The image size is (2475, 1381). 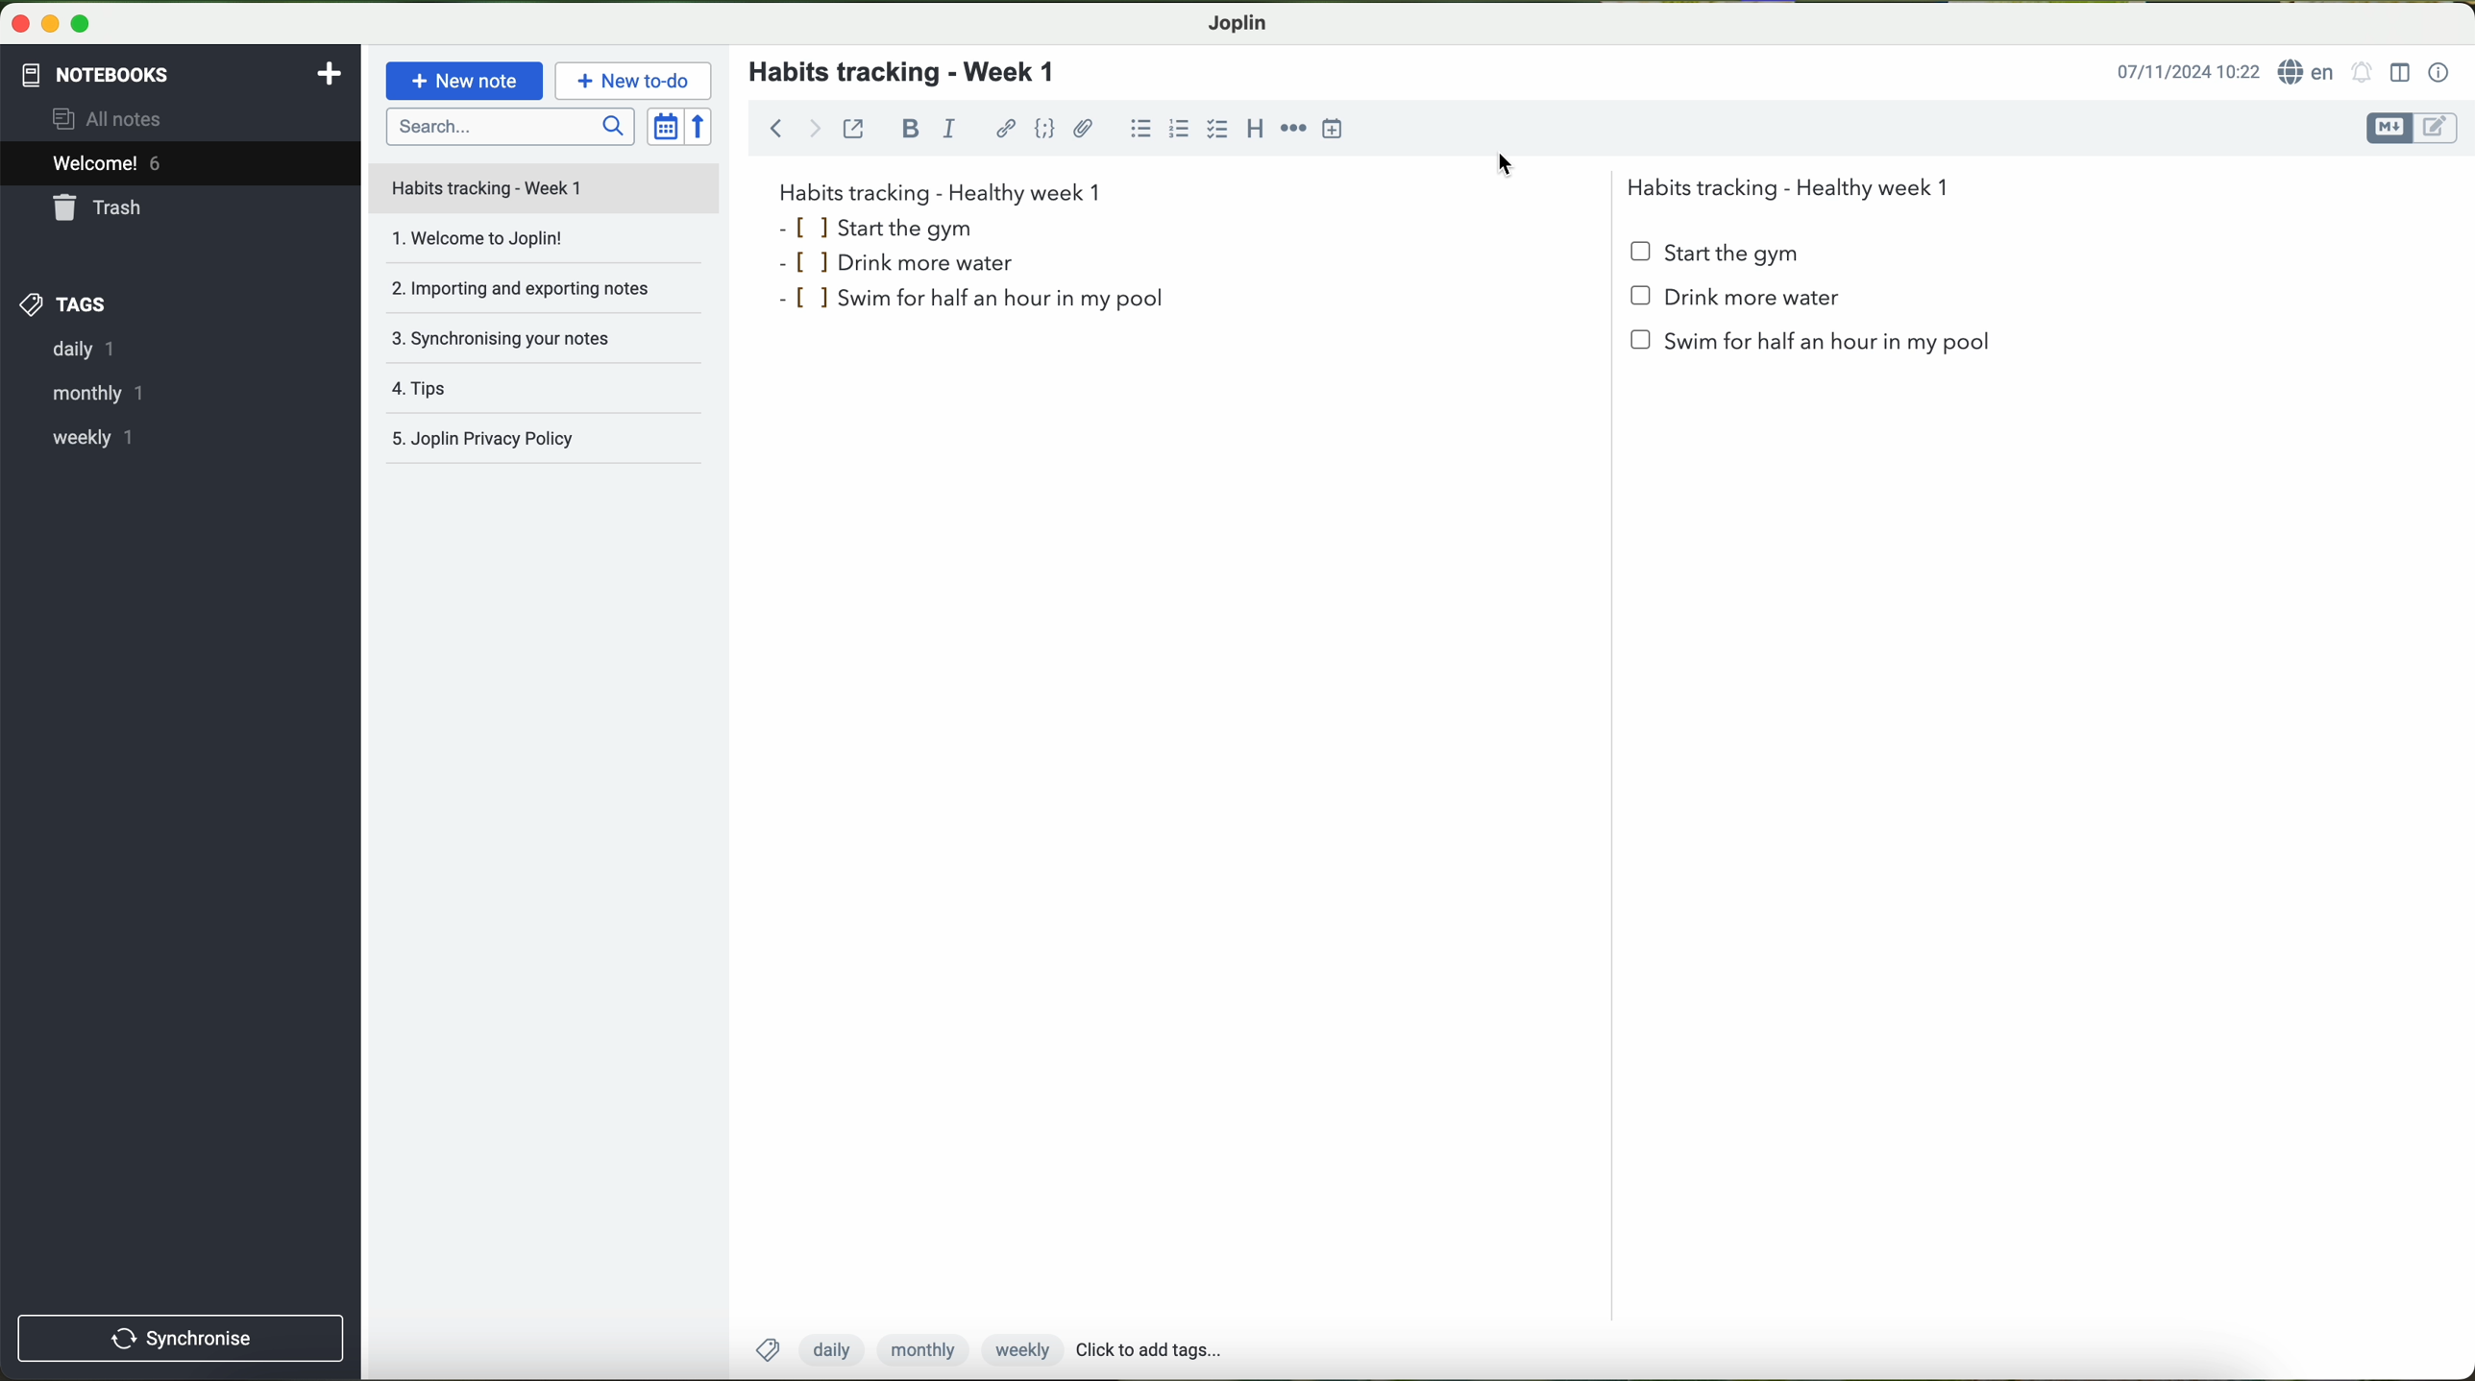 I want to click on weekly 1, so click(x=79, y=437).